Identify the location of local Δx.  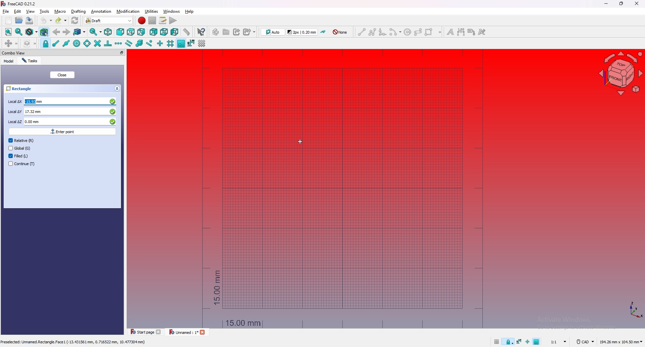
(14, 102).